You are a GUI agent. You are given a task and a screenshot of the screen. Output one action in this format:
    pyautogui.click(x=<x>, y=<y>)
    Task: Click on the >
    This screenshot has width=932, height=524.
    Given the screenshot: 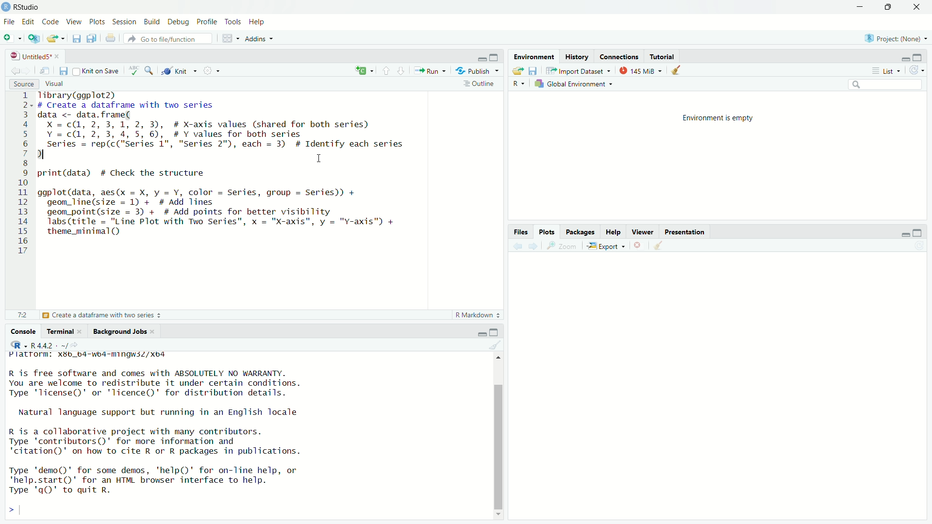 What is the action you would take?
    pyautogui.click(x=7, y=508)
    